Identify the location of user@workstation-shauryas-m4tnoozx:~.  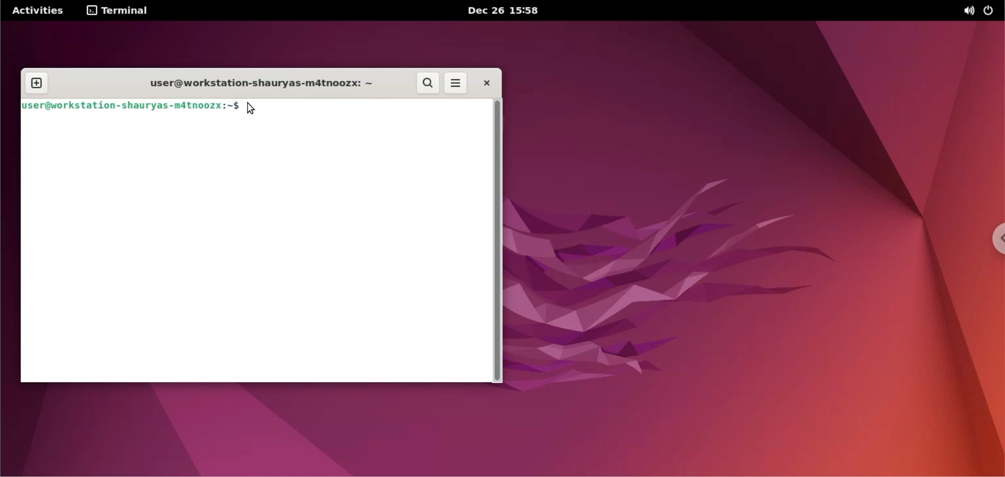
(253, 84).